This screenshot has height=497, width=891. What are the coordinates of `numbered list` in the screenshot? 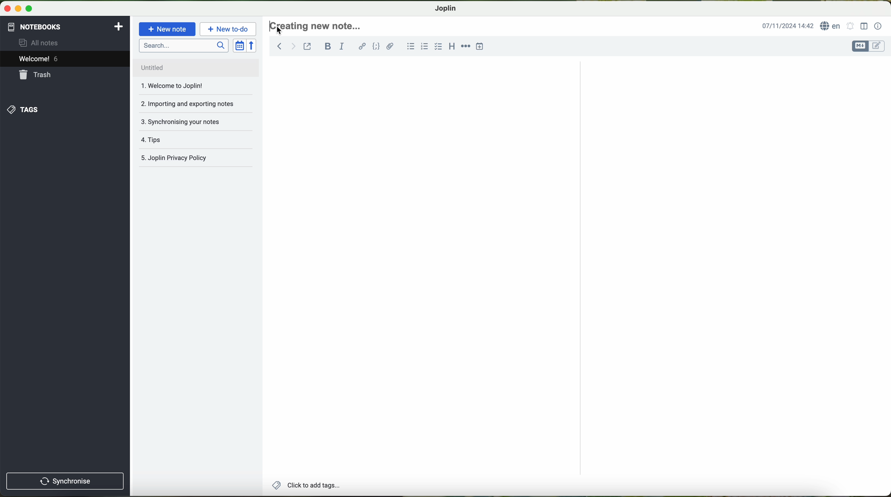 It's located at (425, 47).